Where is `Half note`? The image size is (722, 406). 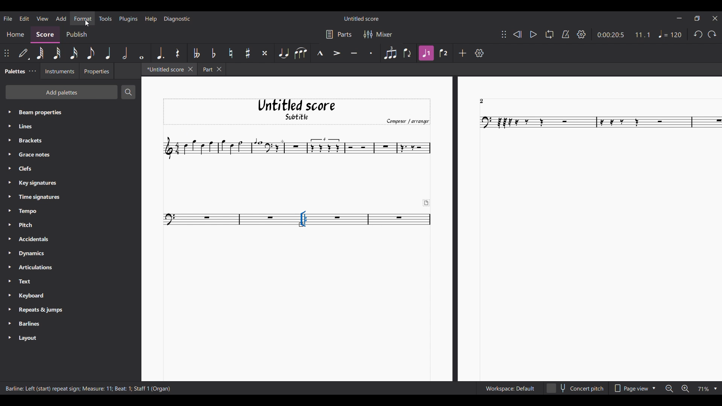
Half note is located at coordinates (125, 53).